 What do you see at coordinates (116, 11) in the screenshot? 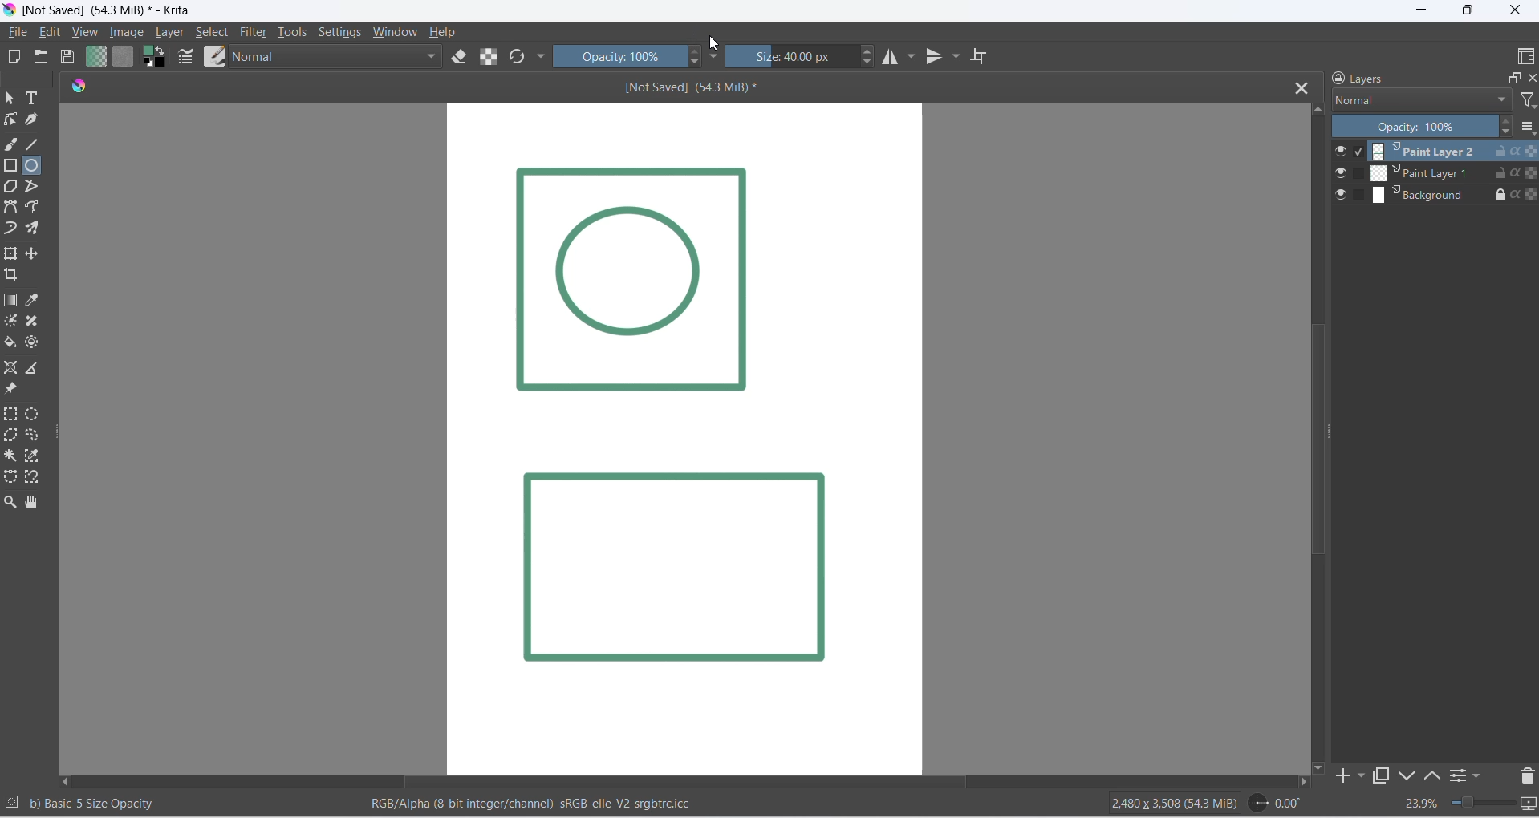
I see `[Not Saved] (48.1 Mib)* - Krita` at bounding box center [116, 11].